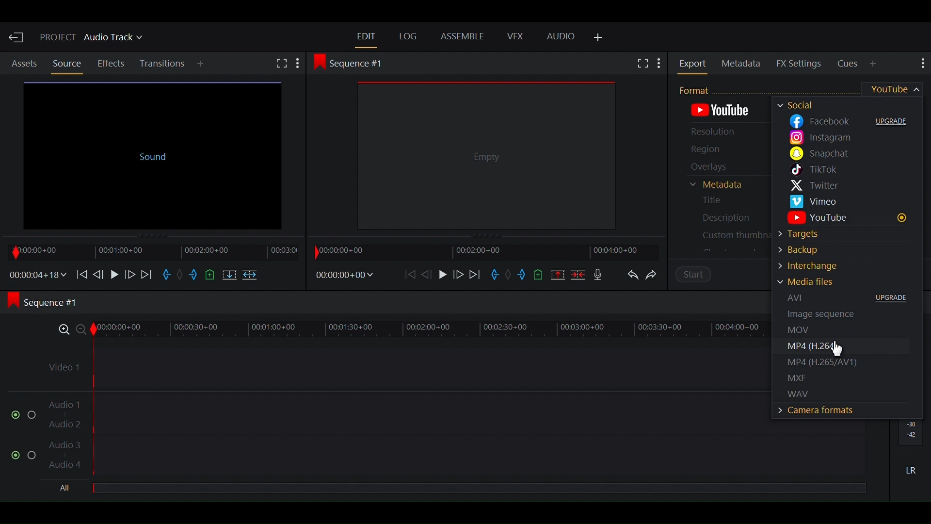 This screenshot has width=931, height=524. I want to click on Add Panel, so click(874, 64).